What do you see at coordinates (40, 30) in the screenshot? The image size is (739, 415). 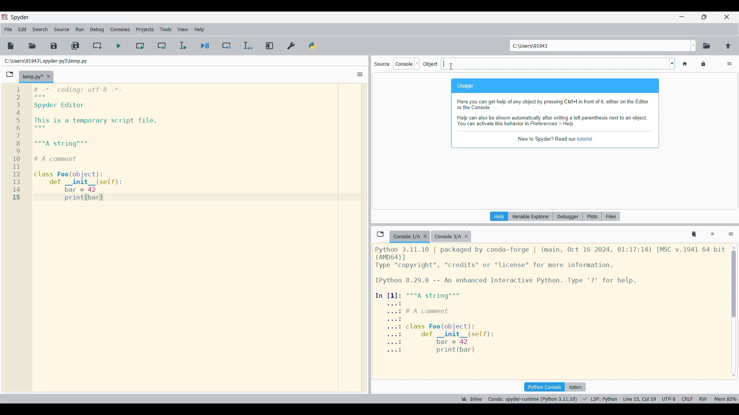 I see `Search menu` at bounding box center [40, 30].